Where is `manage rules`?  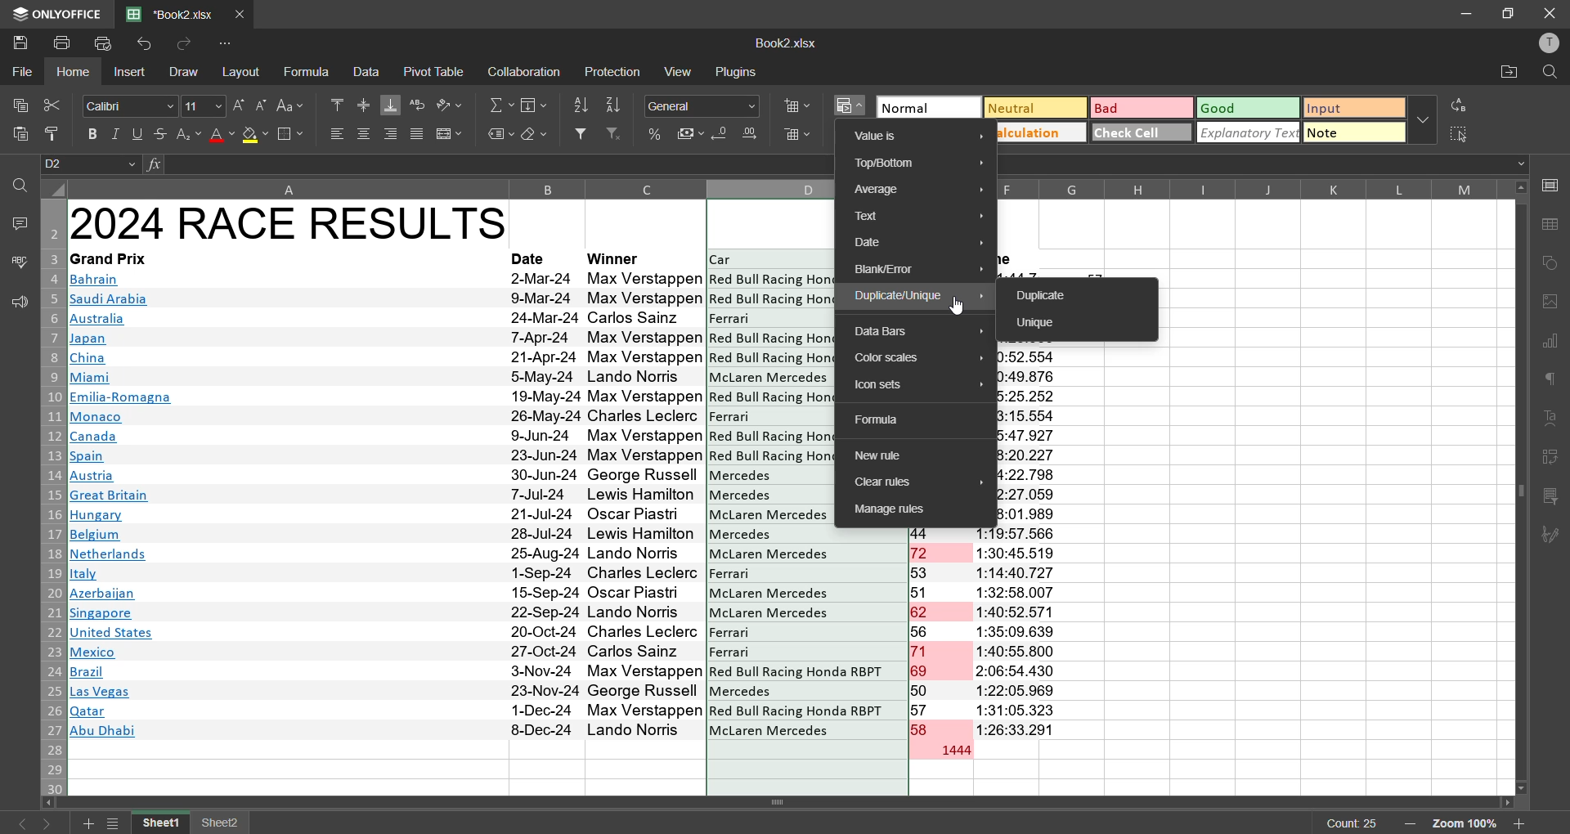
manage rules is located at coordinates (913, 511).